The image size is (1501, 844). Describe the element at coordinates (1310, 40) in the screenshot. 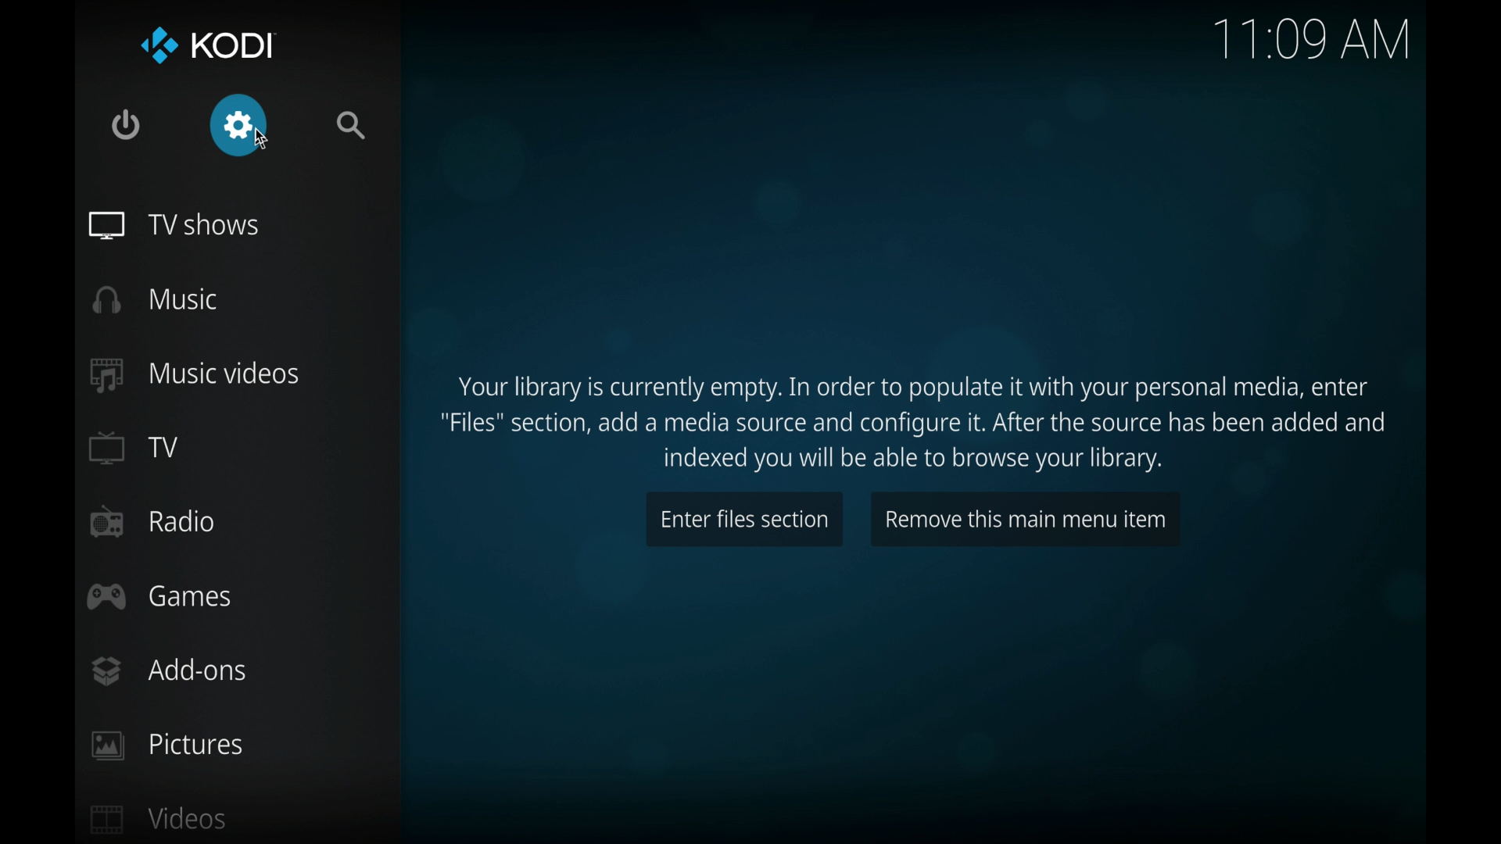

I see `time` at that location.